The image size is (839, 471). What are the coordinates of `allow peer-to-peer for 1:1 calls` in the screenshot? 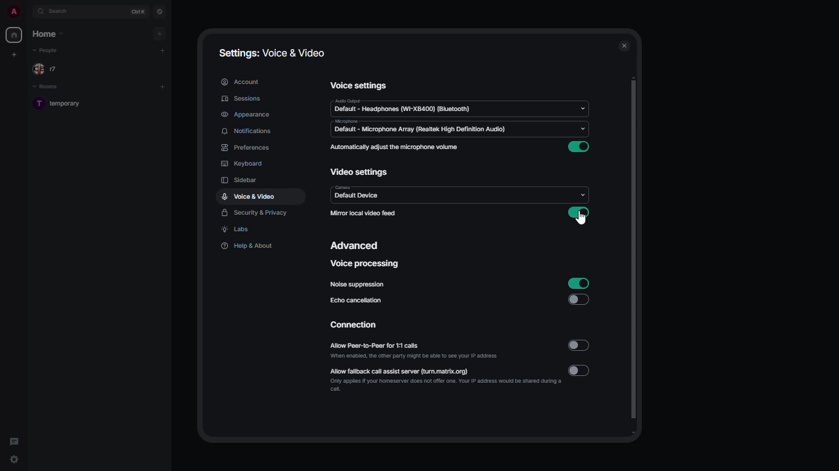 It's located at (416, 351).